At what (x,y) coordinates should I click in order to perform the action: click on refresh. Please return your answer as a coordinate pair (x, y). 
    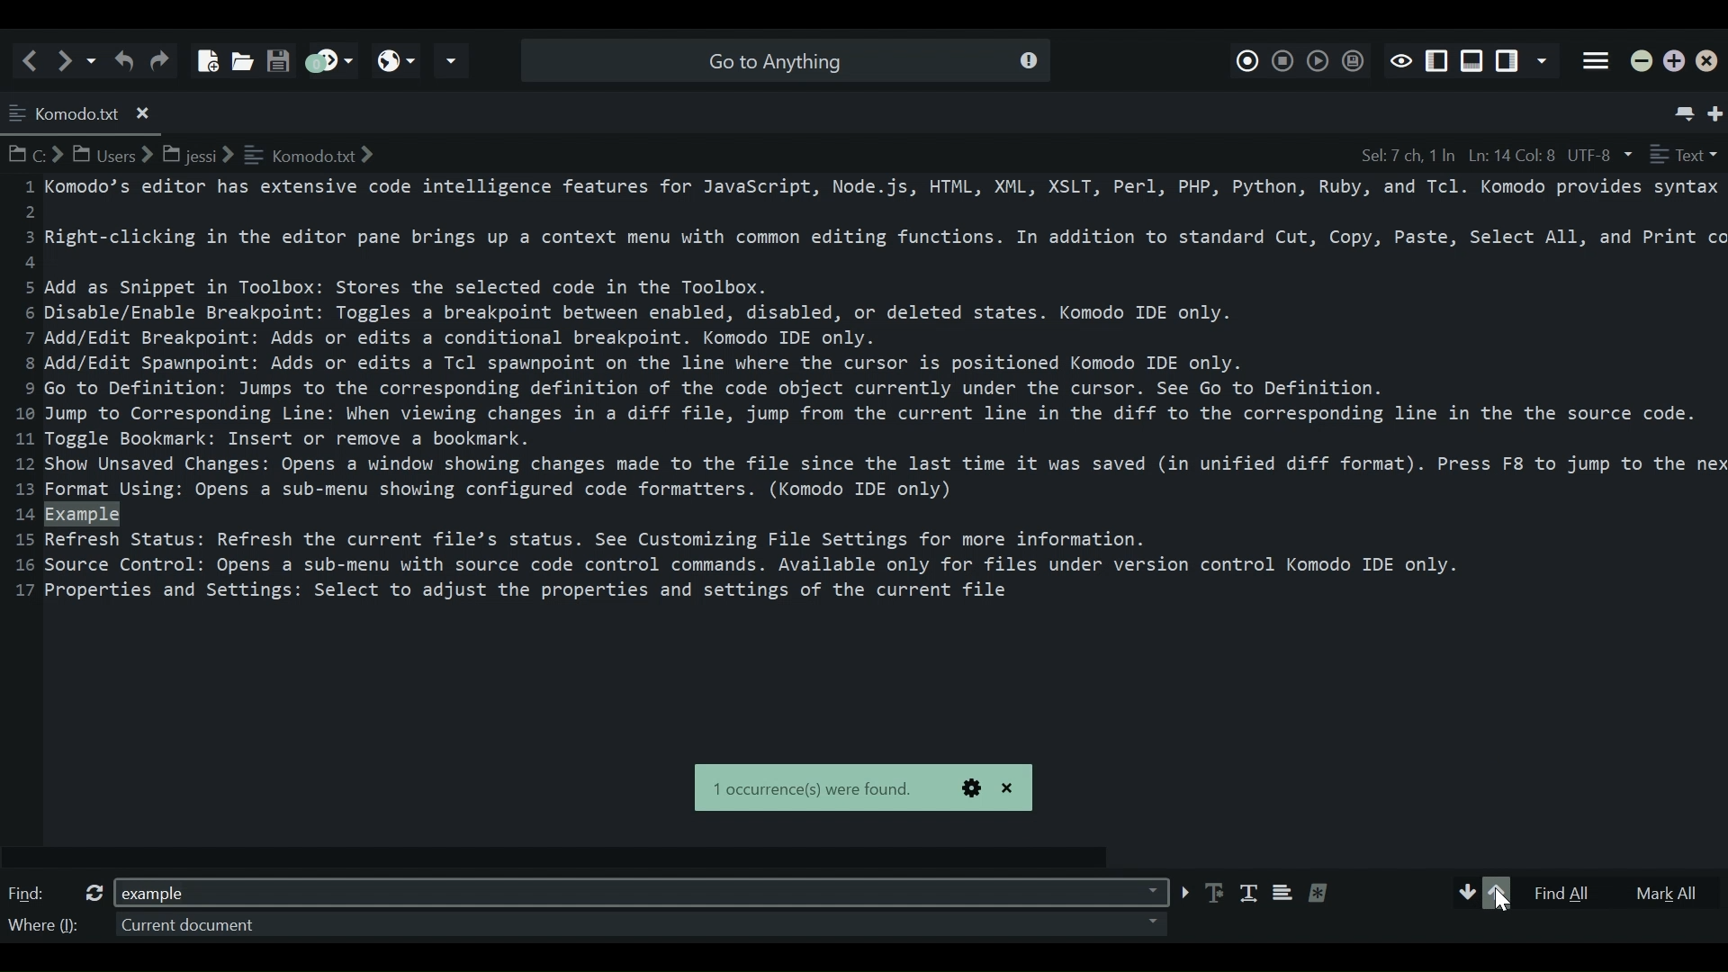
    Looking at the image, I should click on (90, 892).